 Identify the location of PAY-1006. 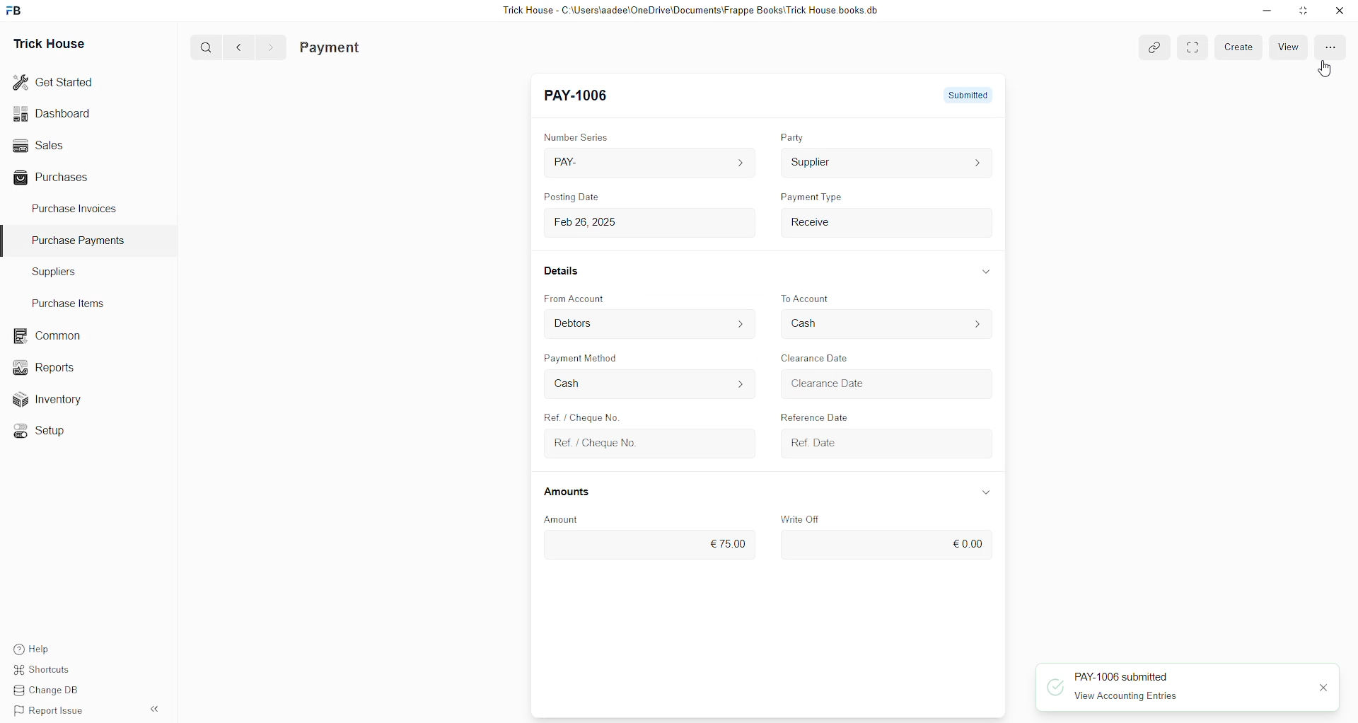
(579, 97).